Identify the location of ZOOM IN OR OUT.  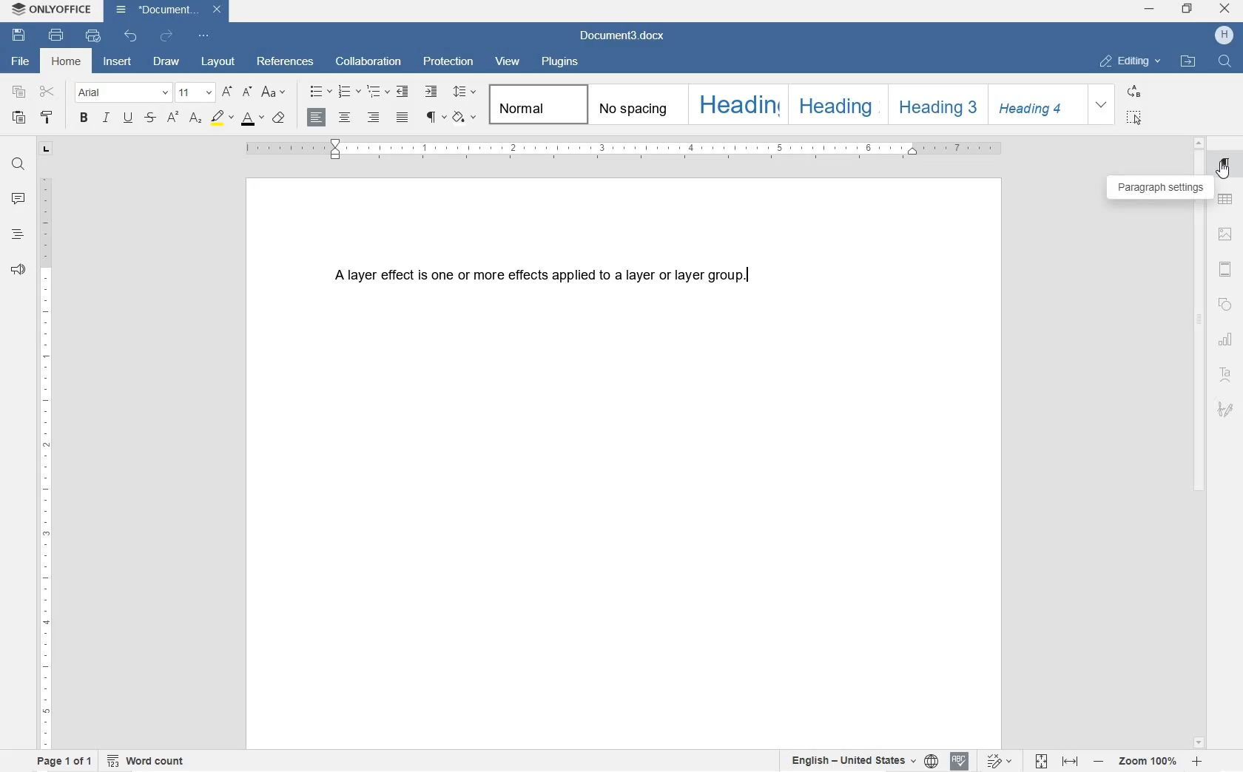
(1149, 761).